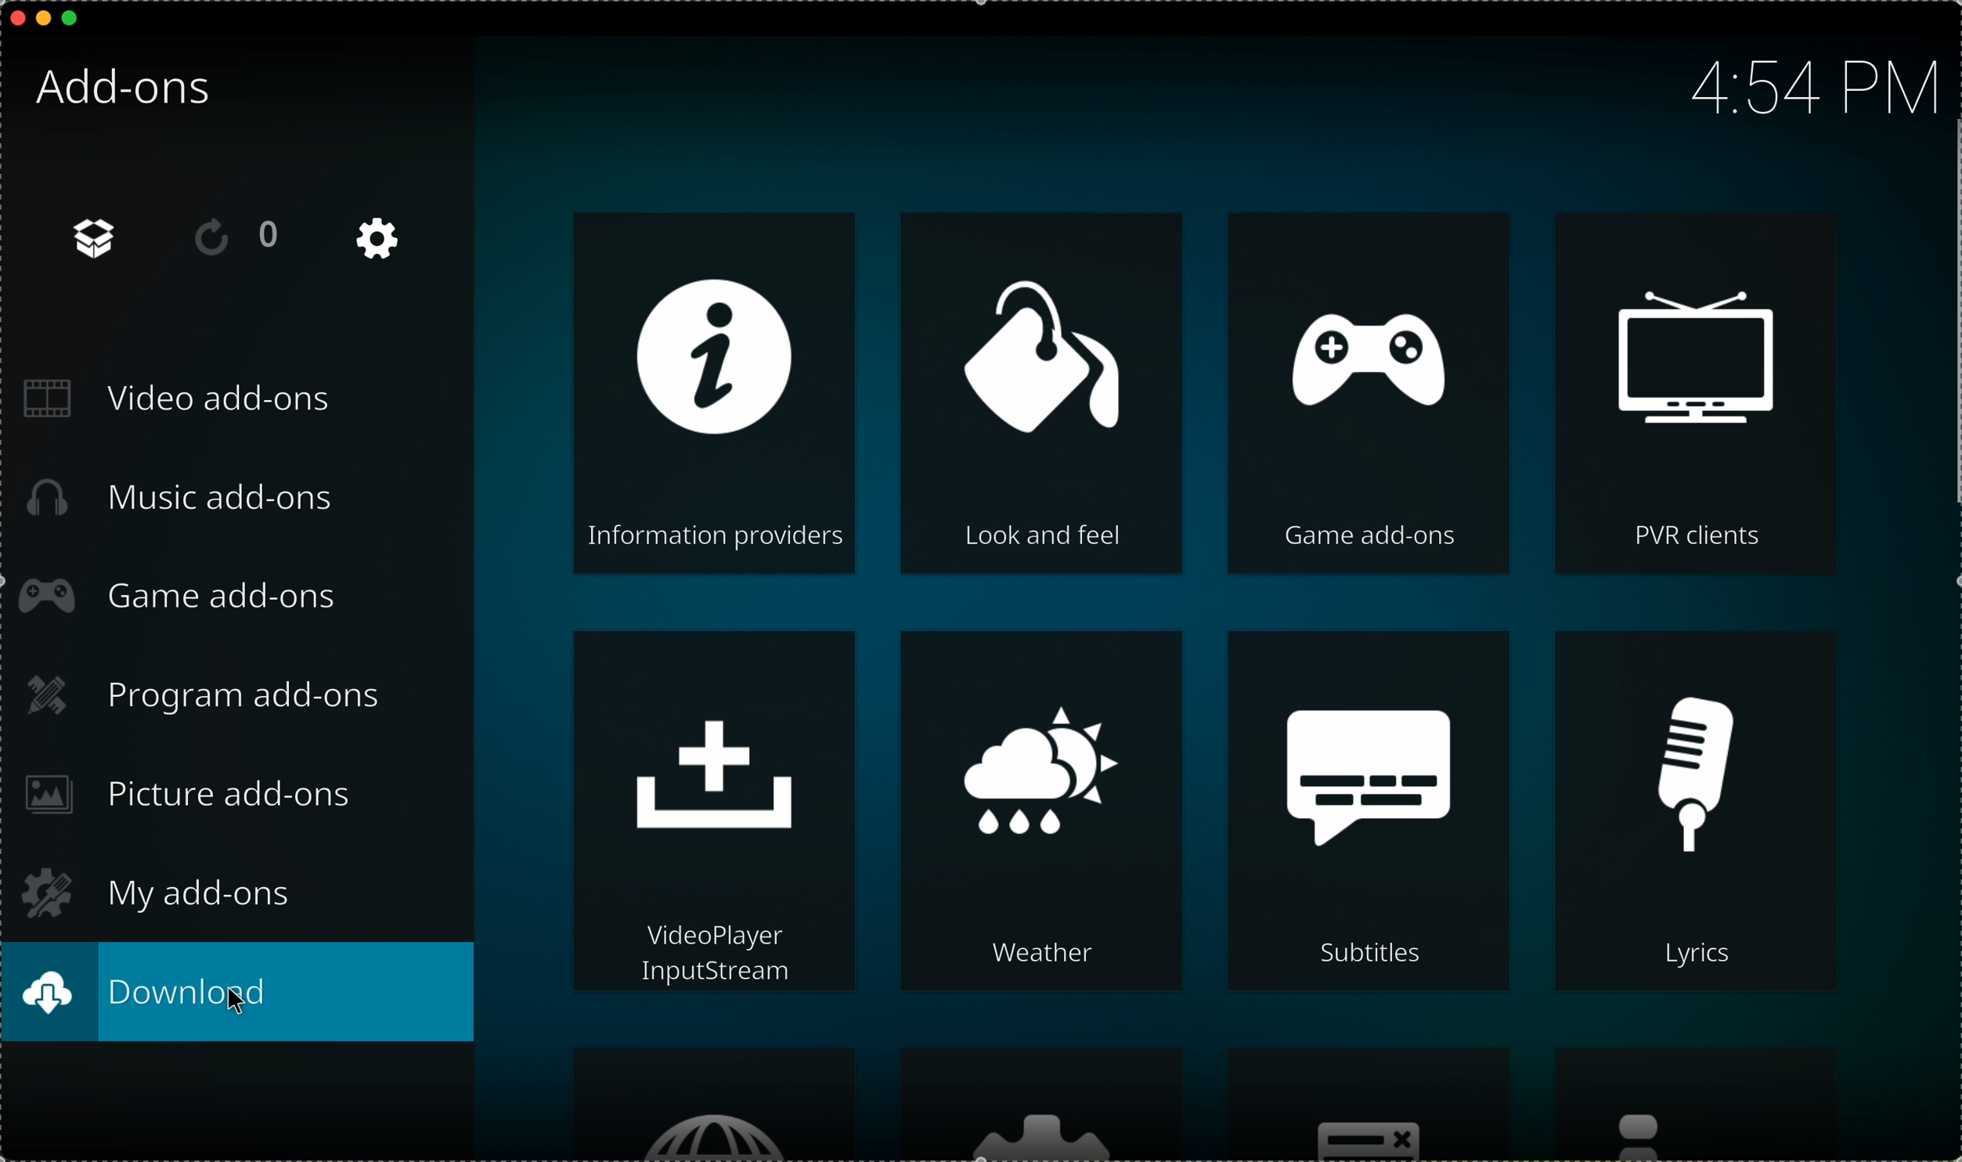 Image resolution: width=1962 pixels, height=1162 pixels. I want to click on video add-ons, so click(186, 399).